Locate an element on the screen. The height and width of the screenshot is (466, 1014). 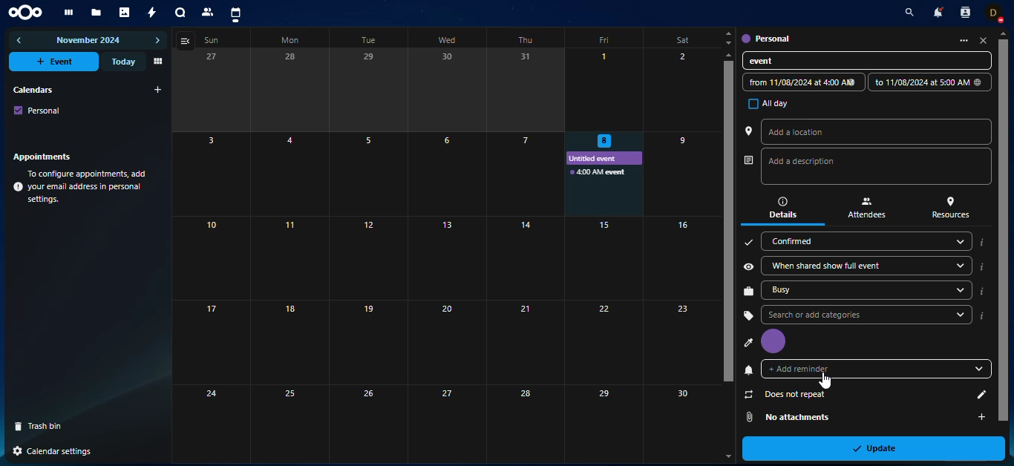
profile is located at coordinates (773, 341).